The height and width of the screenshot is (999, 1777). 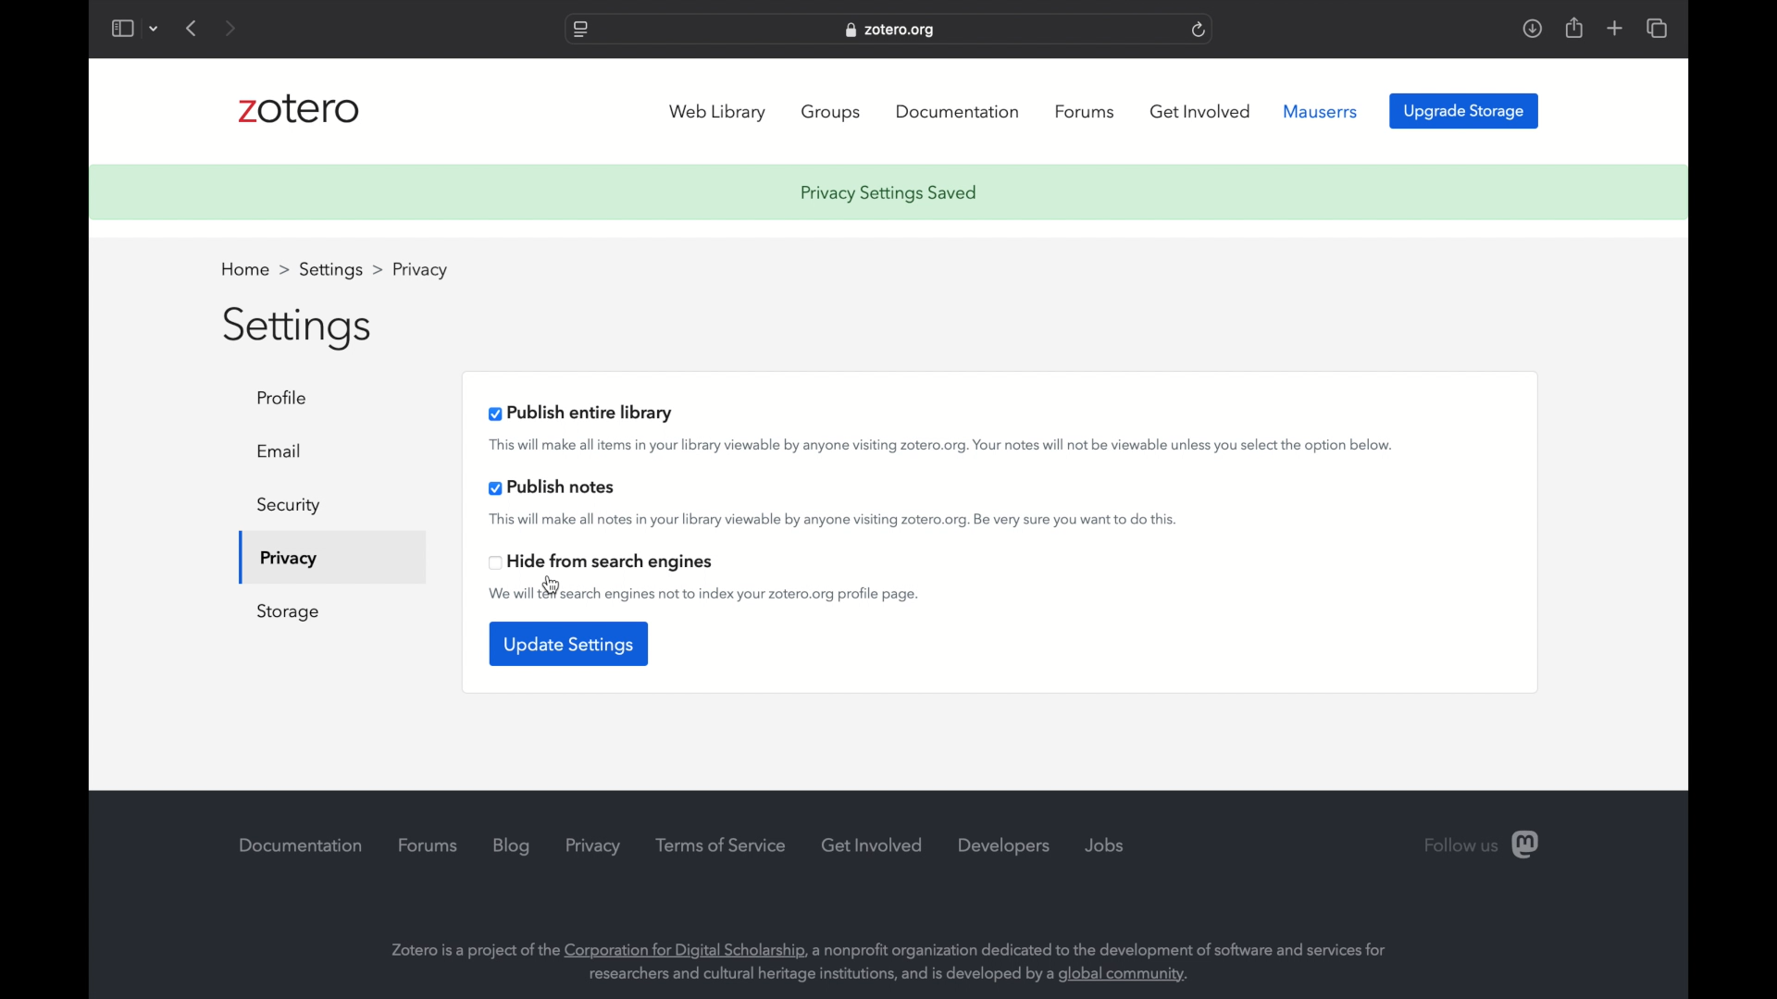 I want to click on settings, so click(x=299, y=330).